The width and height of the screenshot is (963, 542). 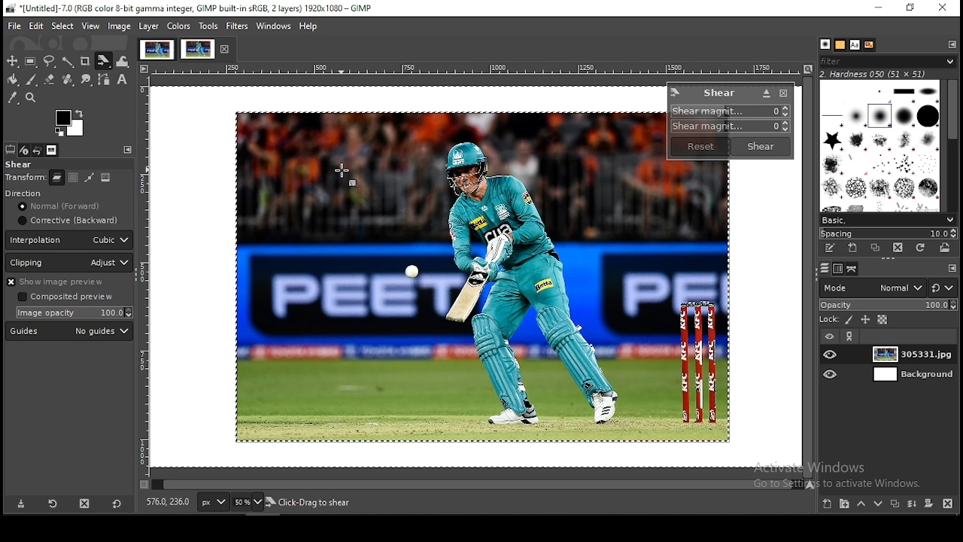 I want to click on heal tool, so click(x=68, y=80).